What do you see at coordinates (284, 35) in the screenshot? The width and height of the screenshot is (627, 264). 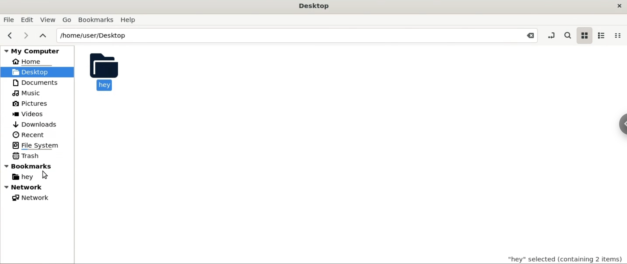 I see `/home/user/Desktop` at bounding box center [284, 35].